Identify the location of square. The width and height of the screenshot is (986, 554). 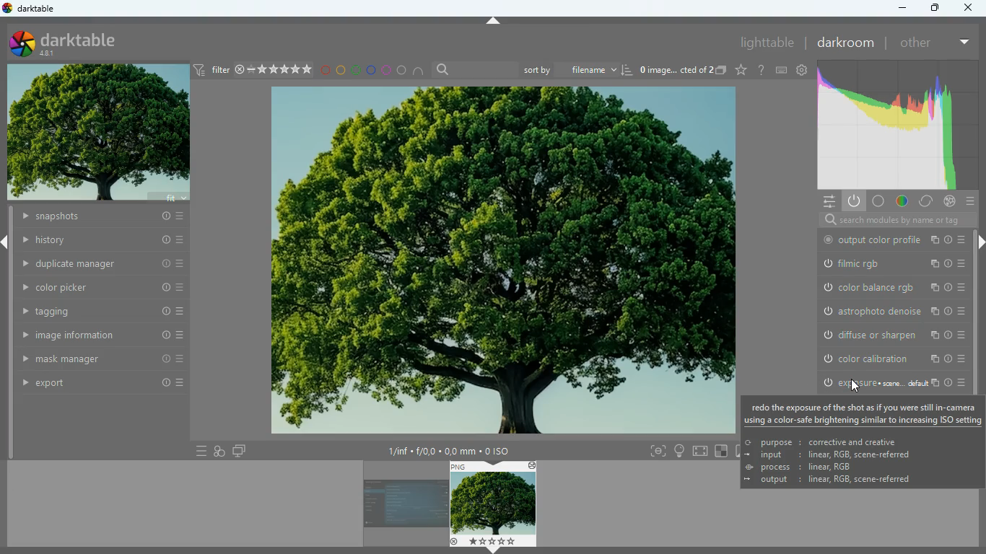
(722, 450).